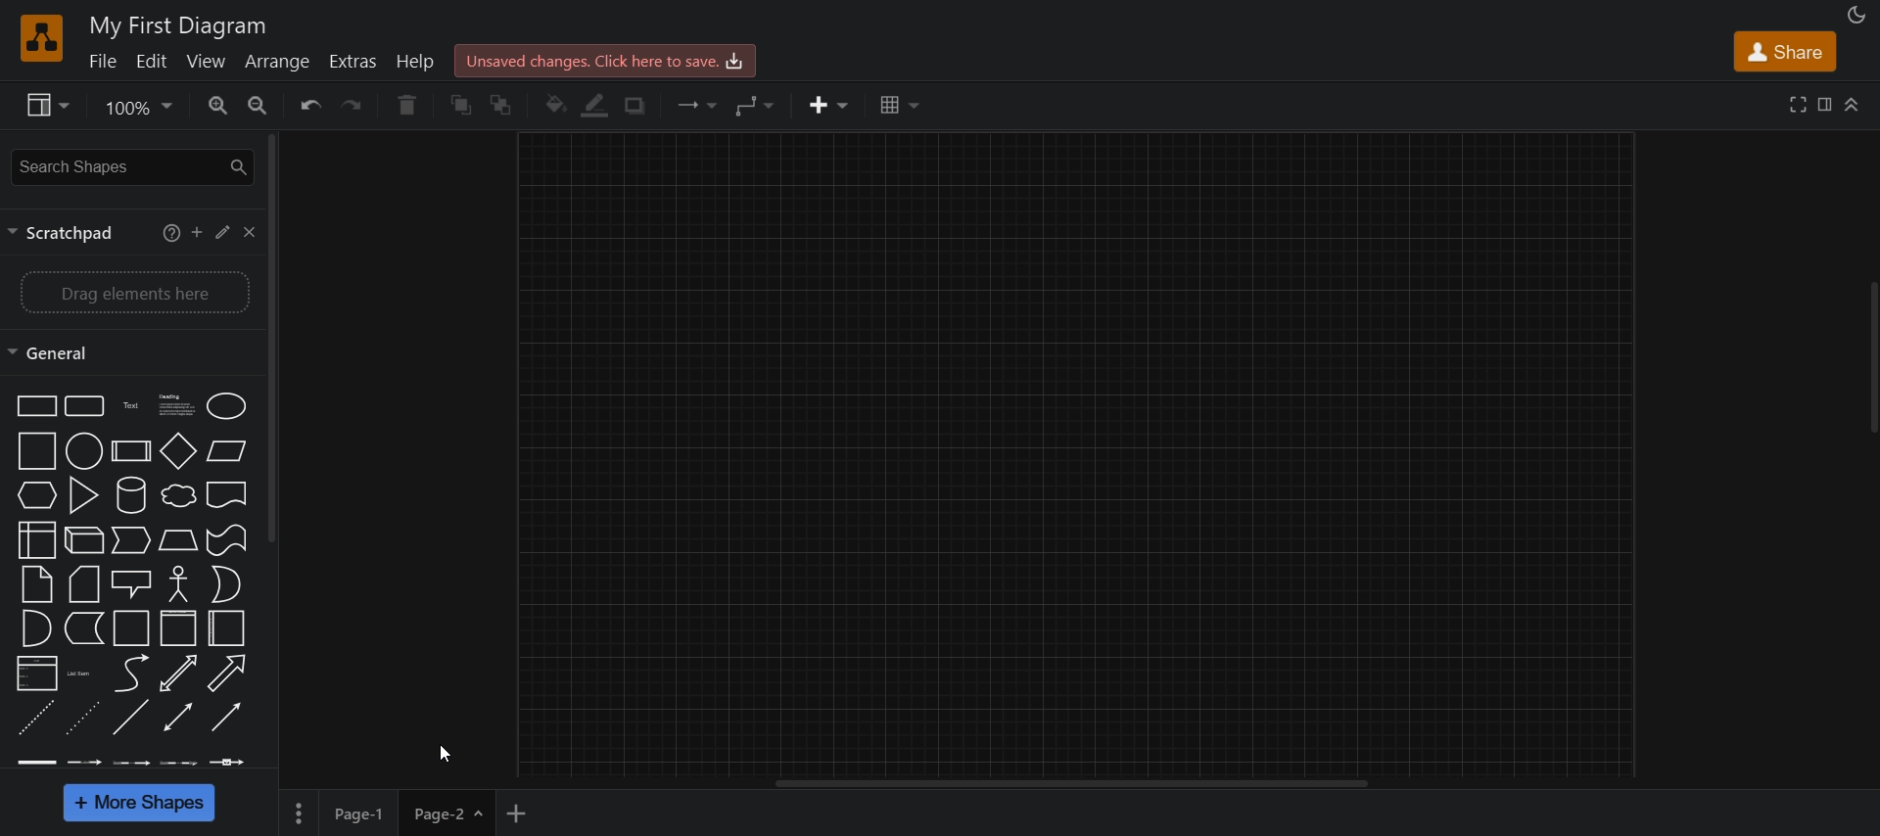  Describe the element at coordinates (135, 107) in the screenshot. I see `zoom` at that location.